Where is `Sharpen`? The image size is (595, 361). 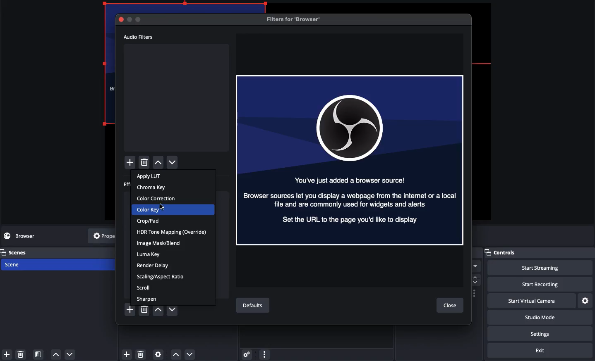
Sharpen is located at coordinates (147, 298).